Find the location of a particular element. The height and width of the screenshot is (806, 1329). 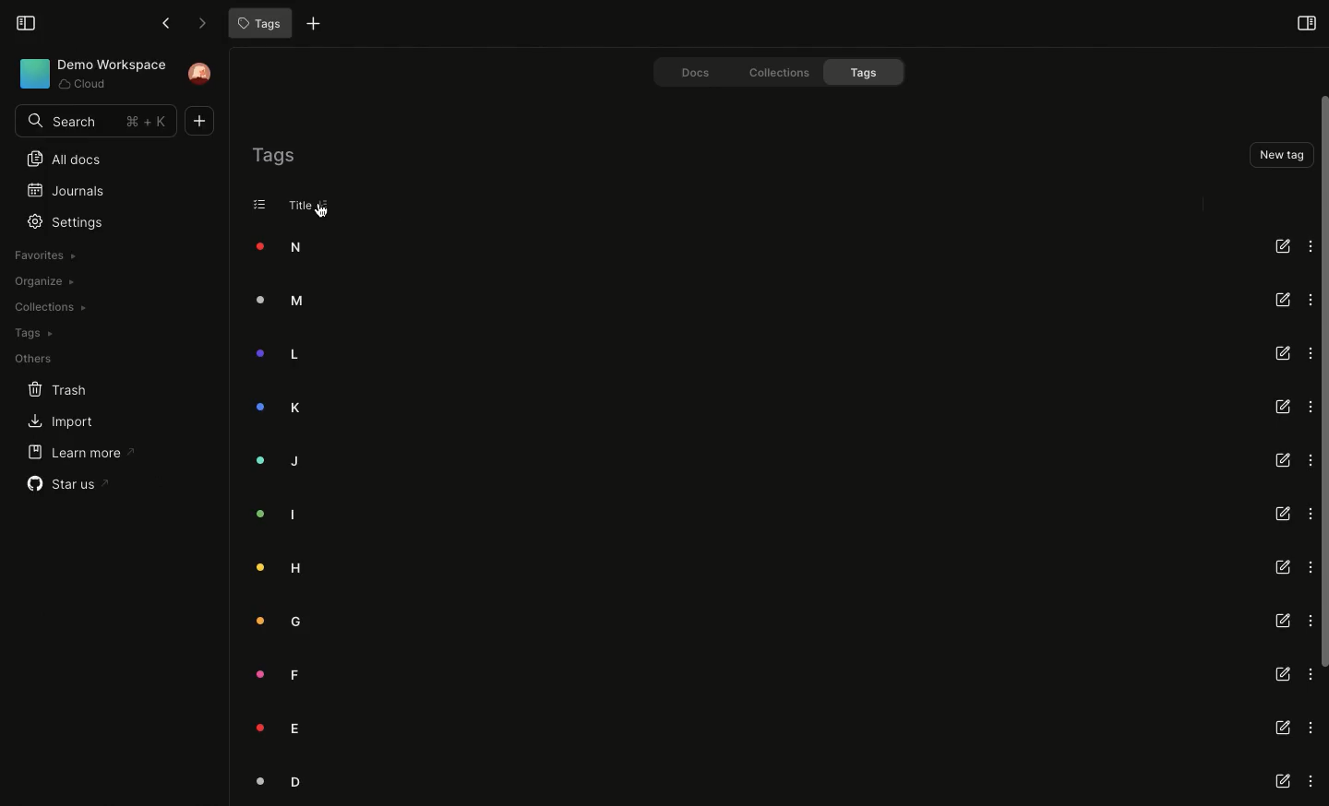

Scroll is located at coordinates (1321, 383).